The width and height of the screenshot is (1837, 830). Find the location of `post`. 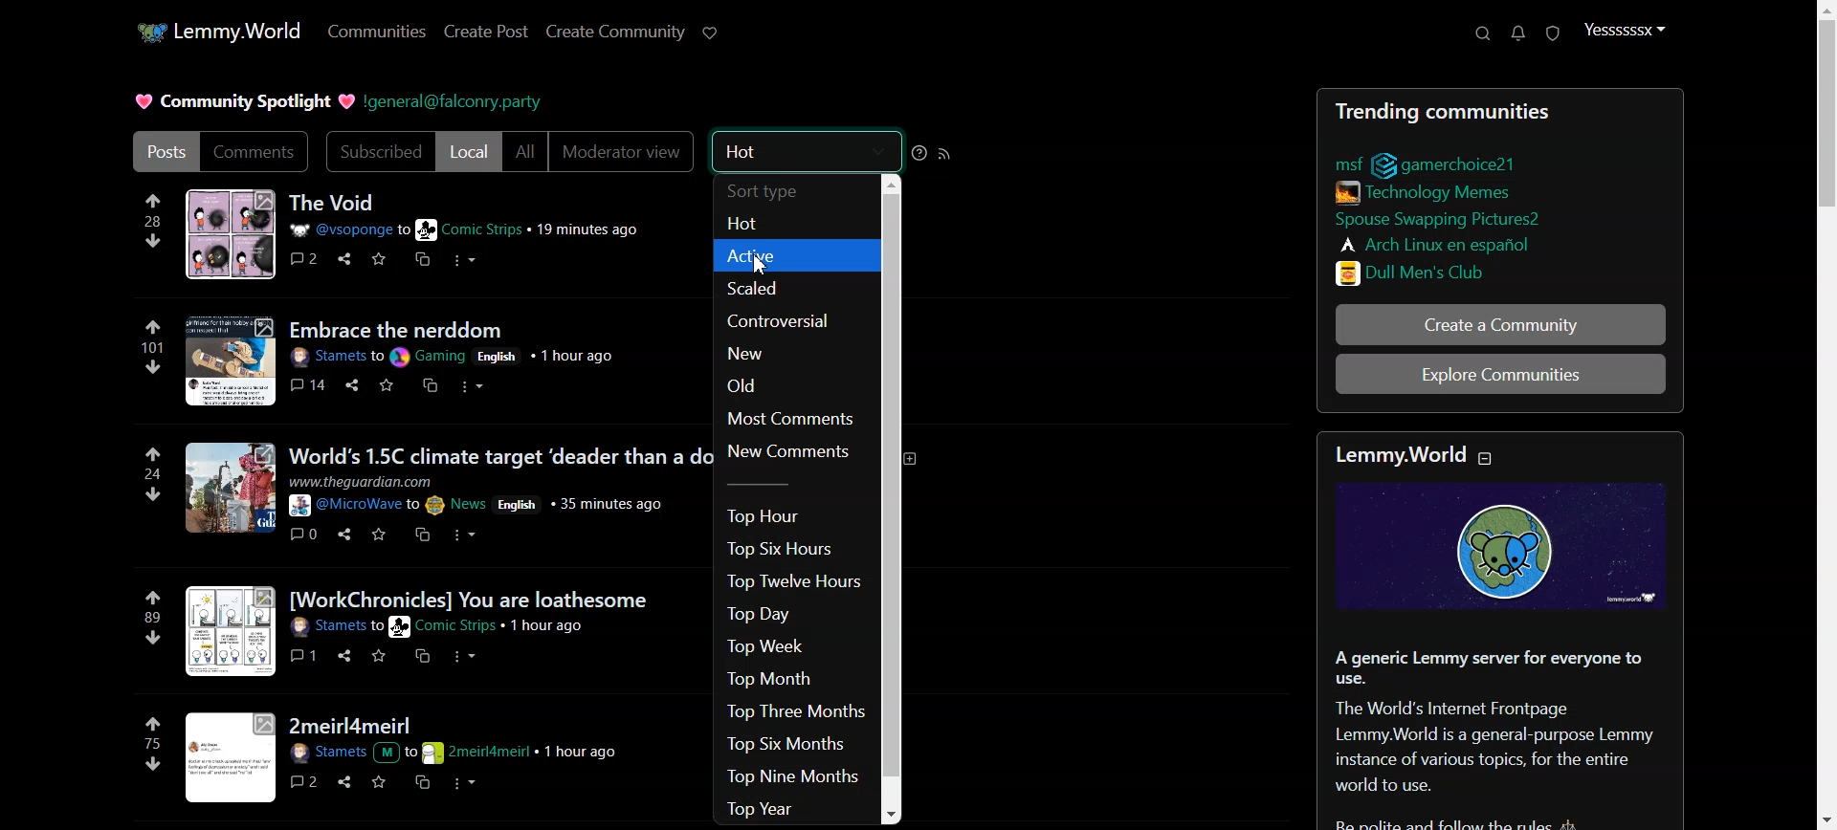

post is located at coordinates (492, 323).